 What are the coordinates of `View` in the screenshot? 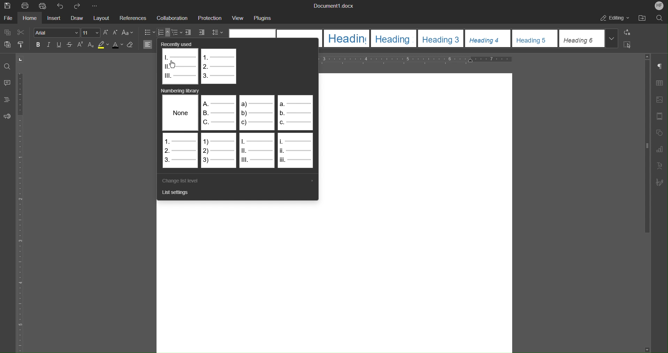 It's located at (237, 18).